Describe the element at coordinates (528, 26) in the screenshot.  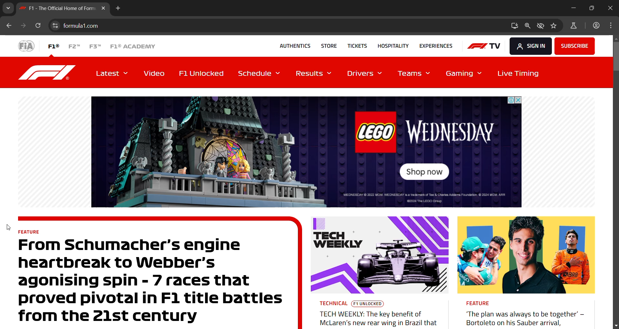
I see `zoom` at that location.